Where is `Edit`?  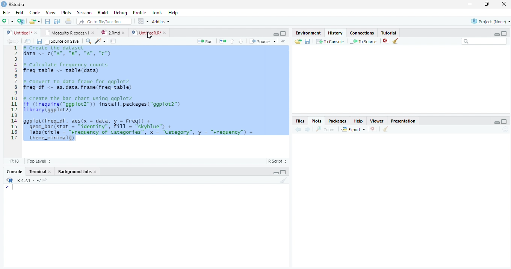 Edit is located at coordinates (20, 13).